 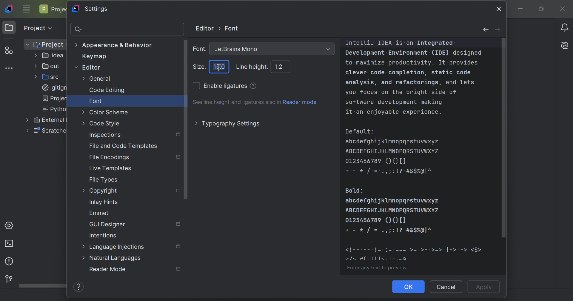 What do you see at coordinates (252, 67) in the screenshot?
I see `Line height` at bounding box center [252, 67].